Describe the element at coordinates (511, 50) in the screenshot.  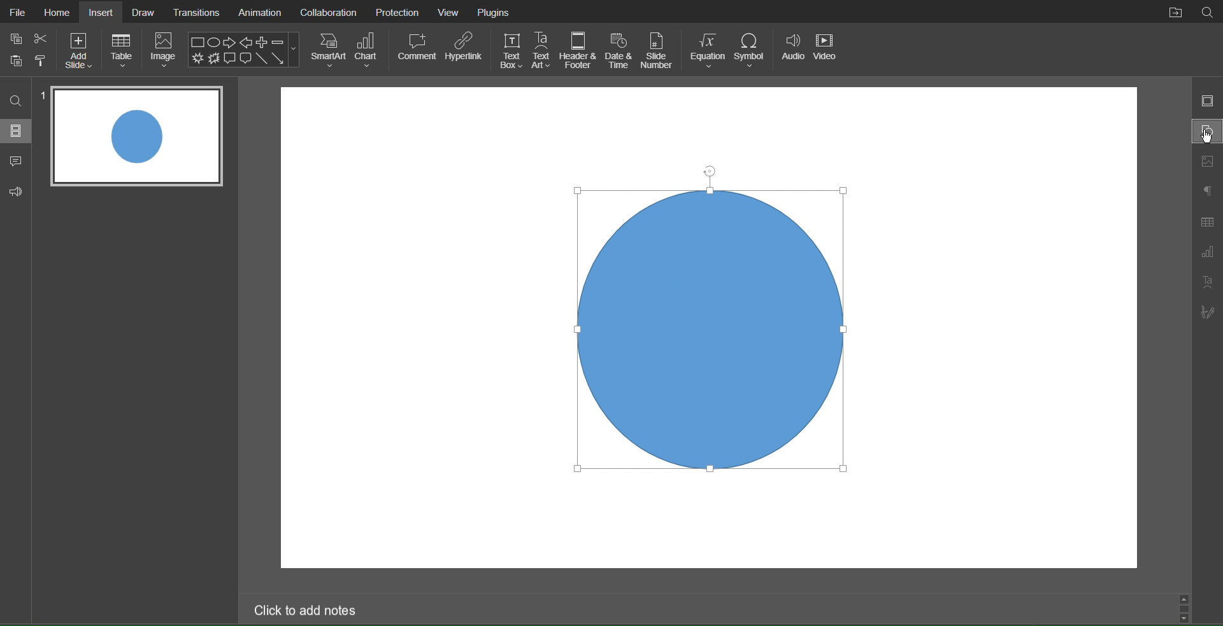
I see `Text Box` at that location.